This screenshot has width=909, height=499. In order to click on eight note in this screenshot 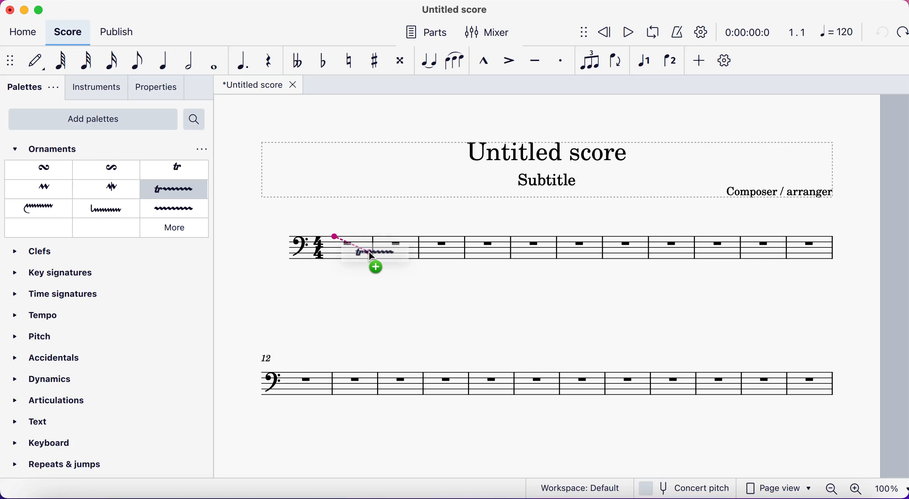, I will do `click(136, 62)`.